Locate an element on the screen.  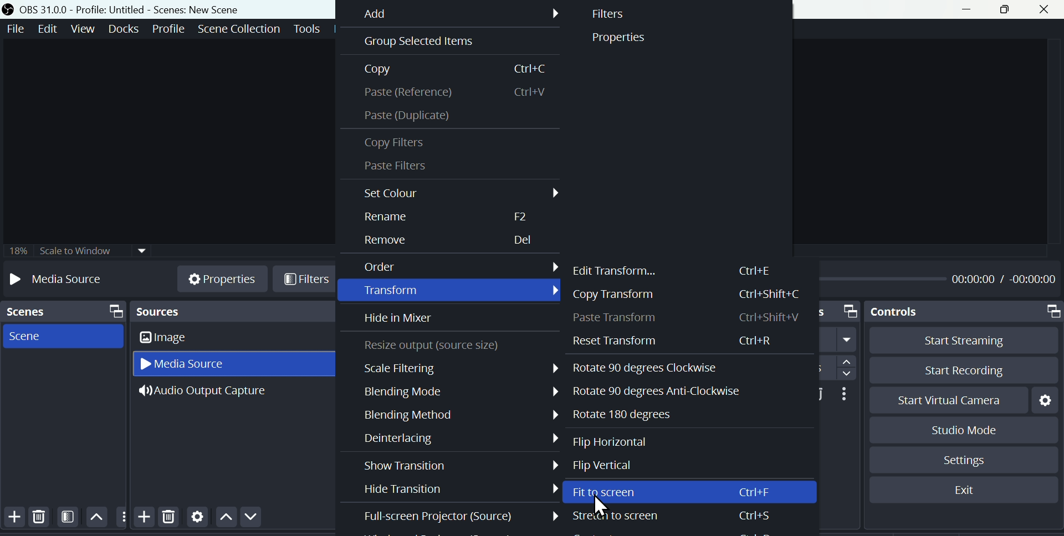
Delete is located at coordinates (169, 521).